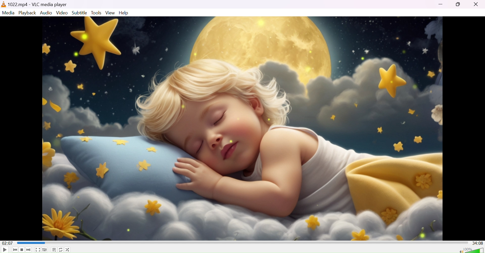 This screenshot has width=485, height=253. I want to click on Random, so click(68, 250).